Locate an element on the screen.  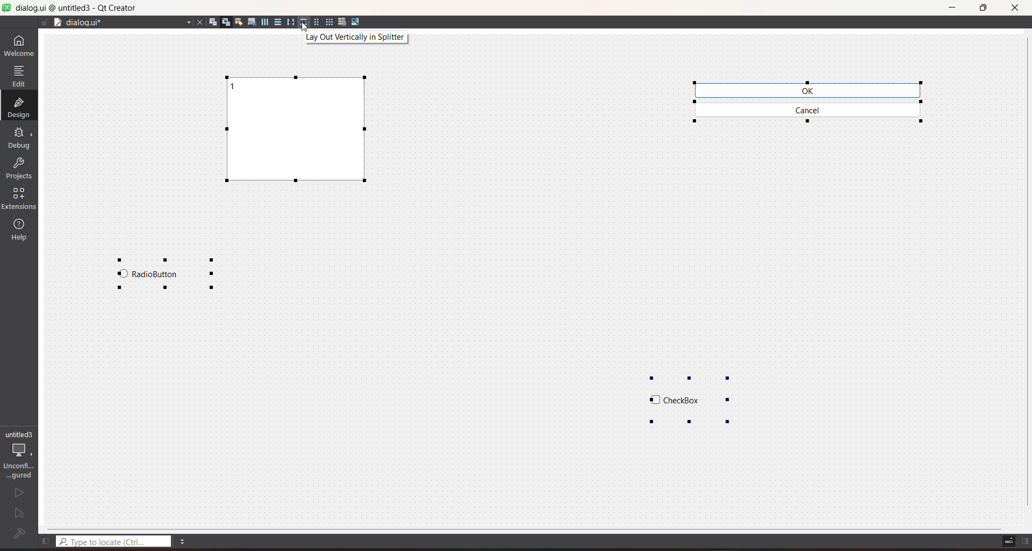
break layout is located at coordinates (342, 23).